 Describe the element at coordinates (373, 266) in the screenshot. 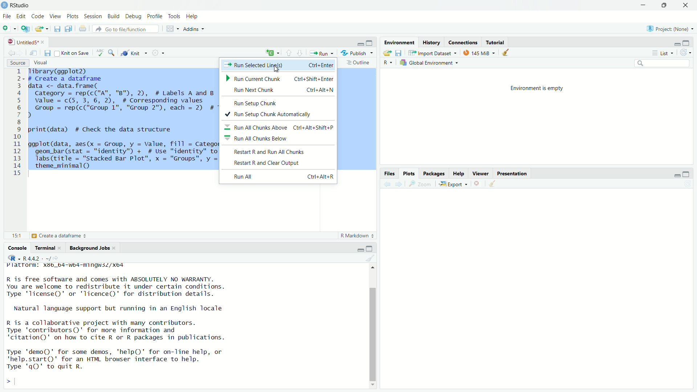

I see `Up` at that location.